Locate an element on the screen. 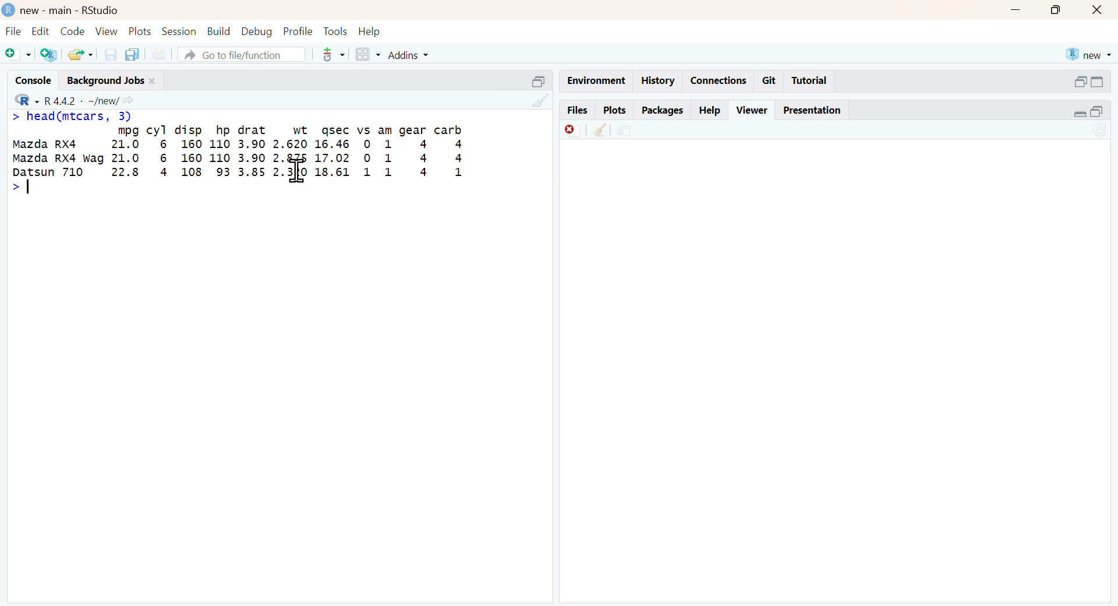 Image resolution: width=1118 pixels, height=606 pixels. View is located at coordinates (106, 31).